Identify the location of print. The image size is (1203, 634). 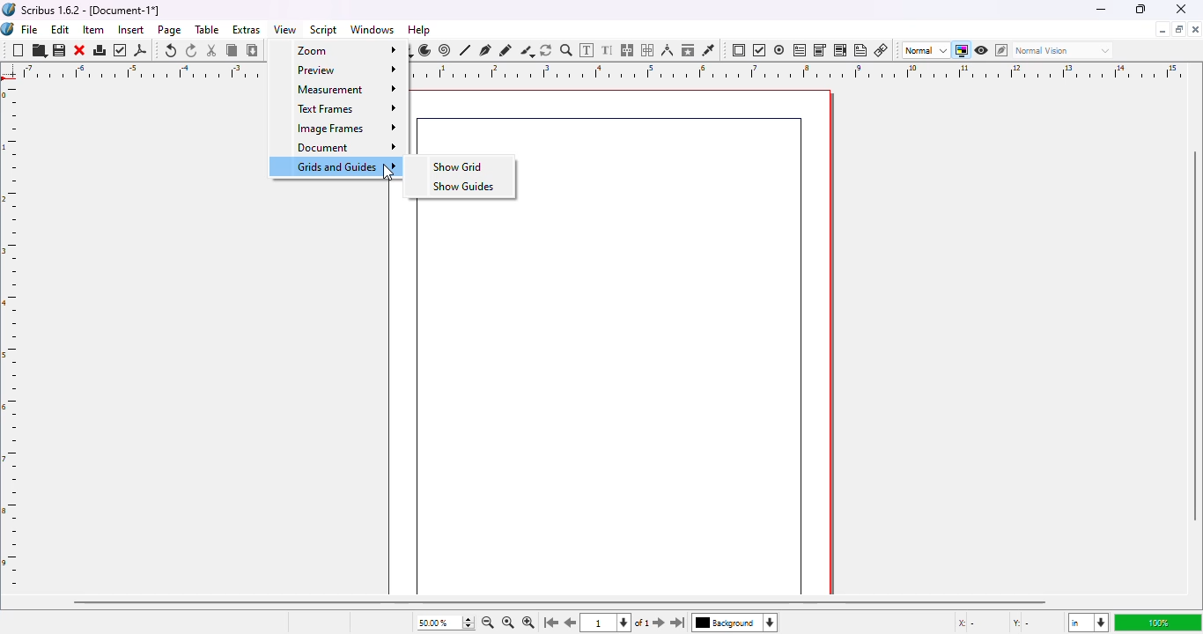
(100, 50).